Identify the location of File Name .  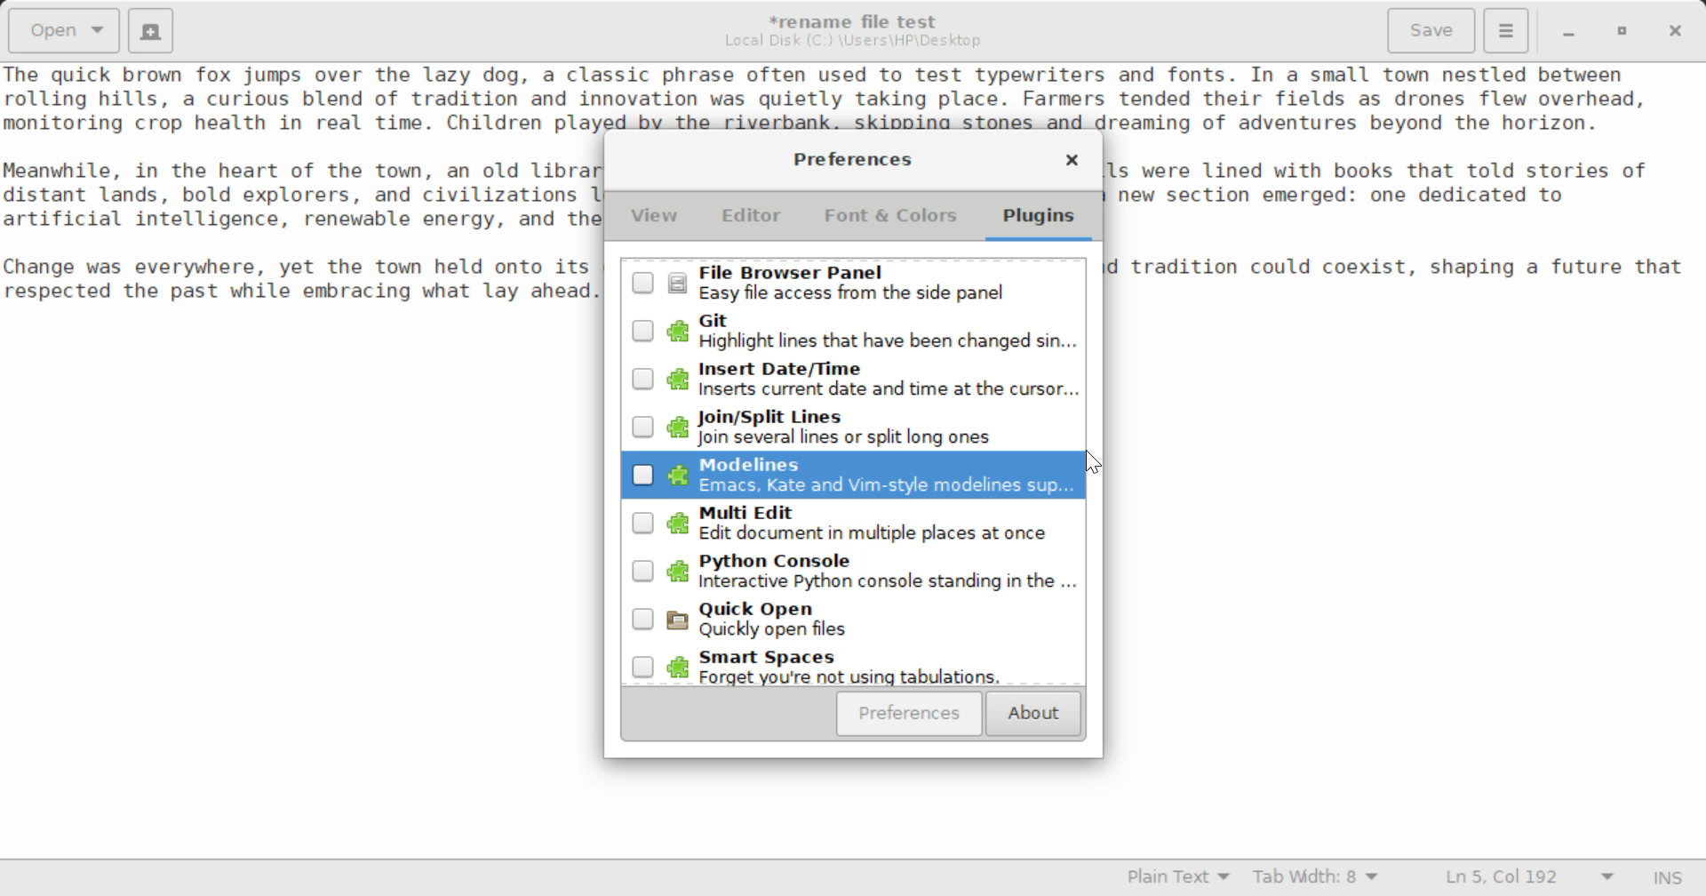
(858, 19).